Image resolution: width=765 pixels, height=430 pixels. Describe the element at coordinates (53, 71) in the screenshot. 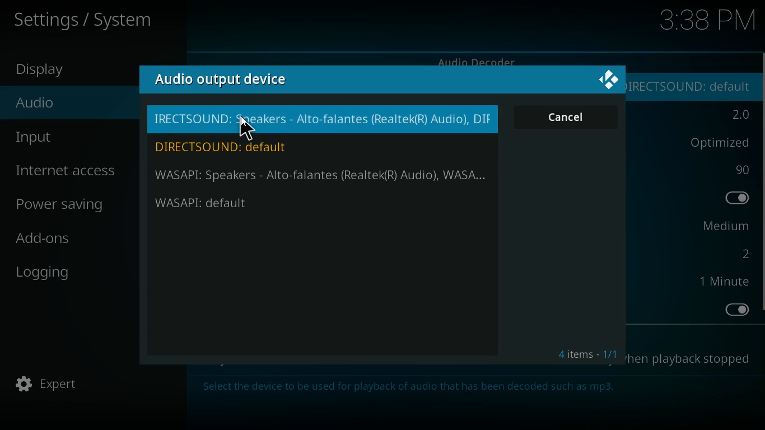

I see `display` at that location.